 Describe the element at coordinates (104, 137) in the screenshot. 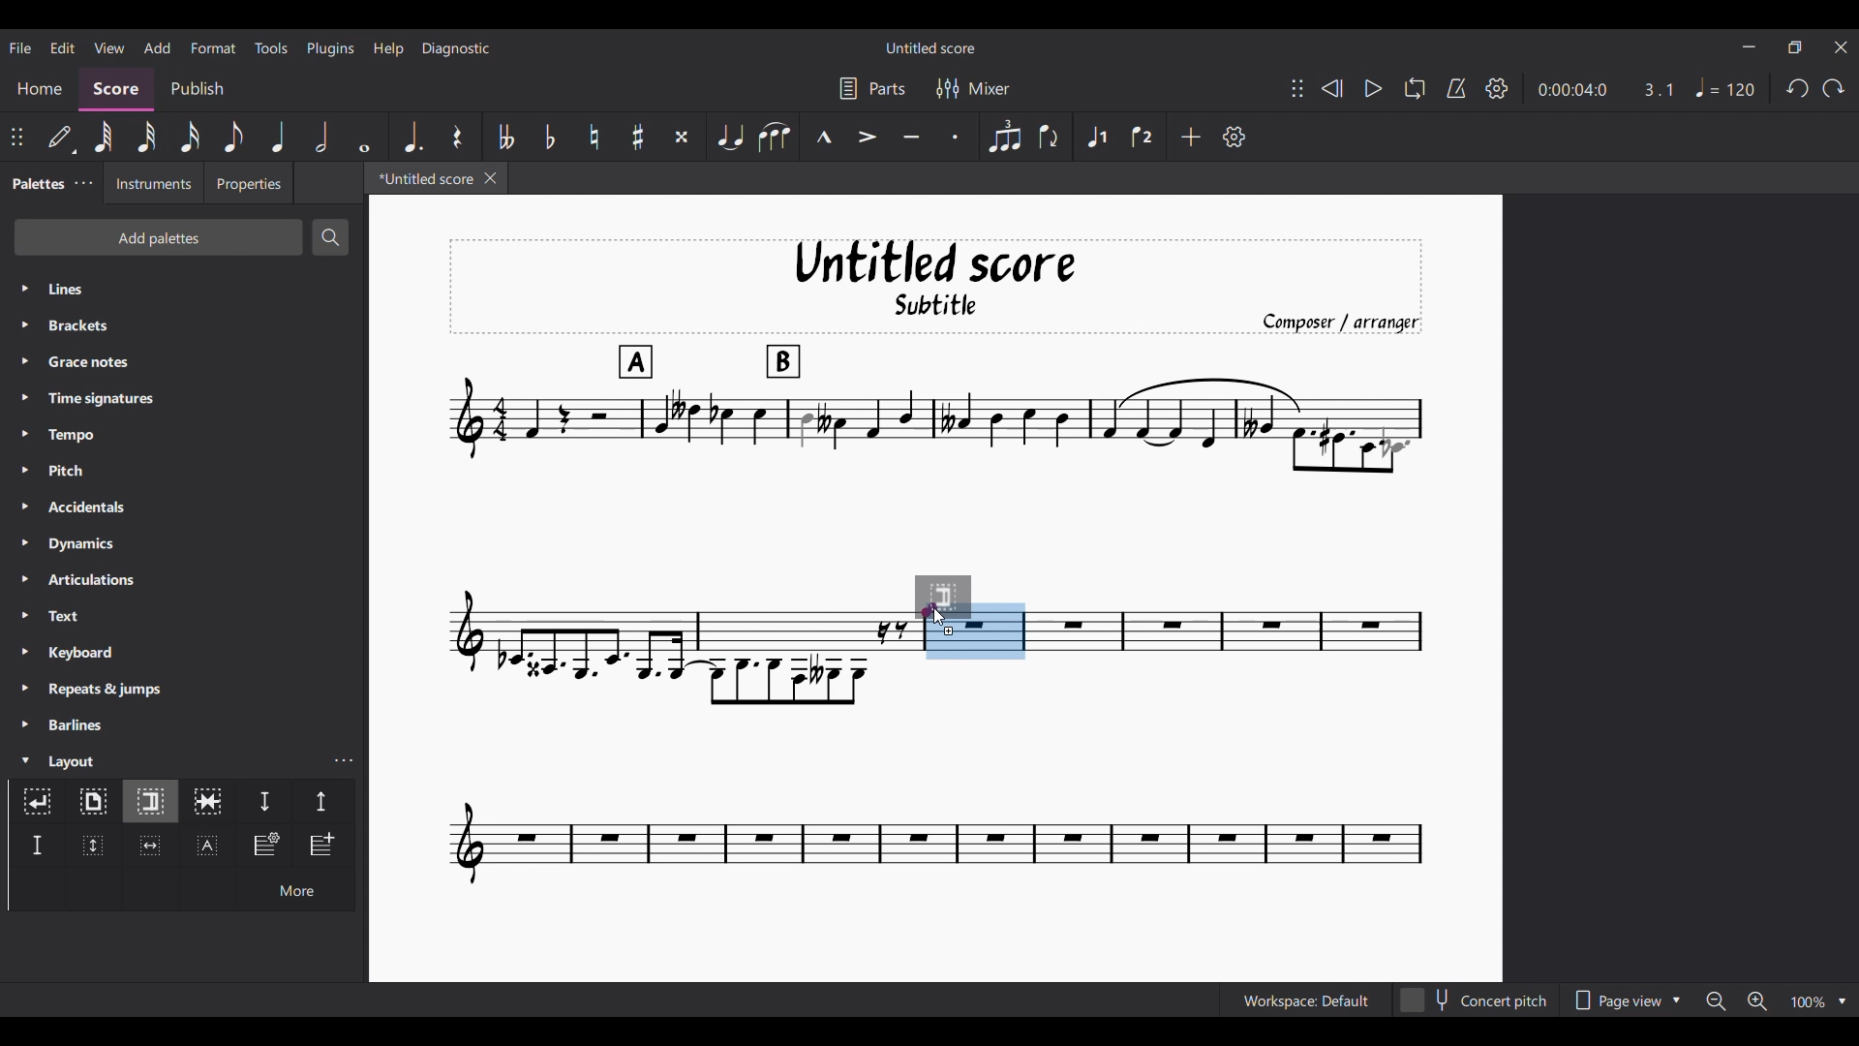

I see `64th note` at that location.